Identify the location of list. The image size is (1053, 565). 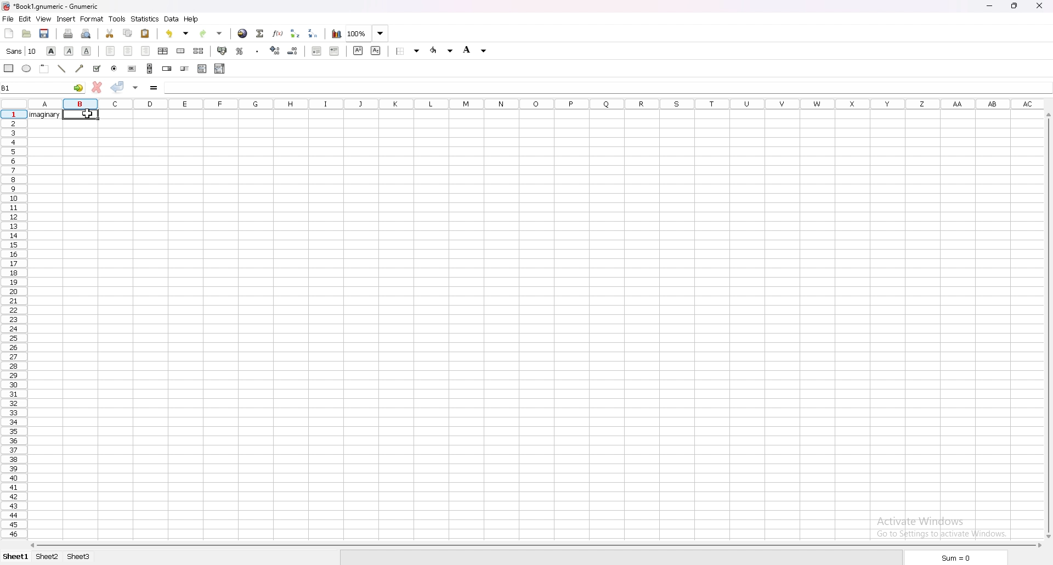
(202, 69).